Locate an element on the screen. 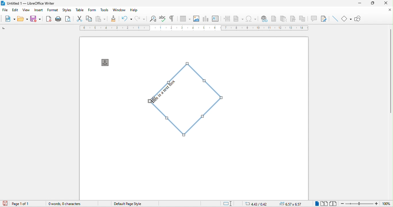 The image size is (393, 207). cut is located at coordinates (80, 19).